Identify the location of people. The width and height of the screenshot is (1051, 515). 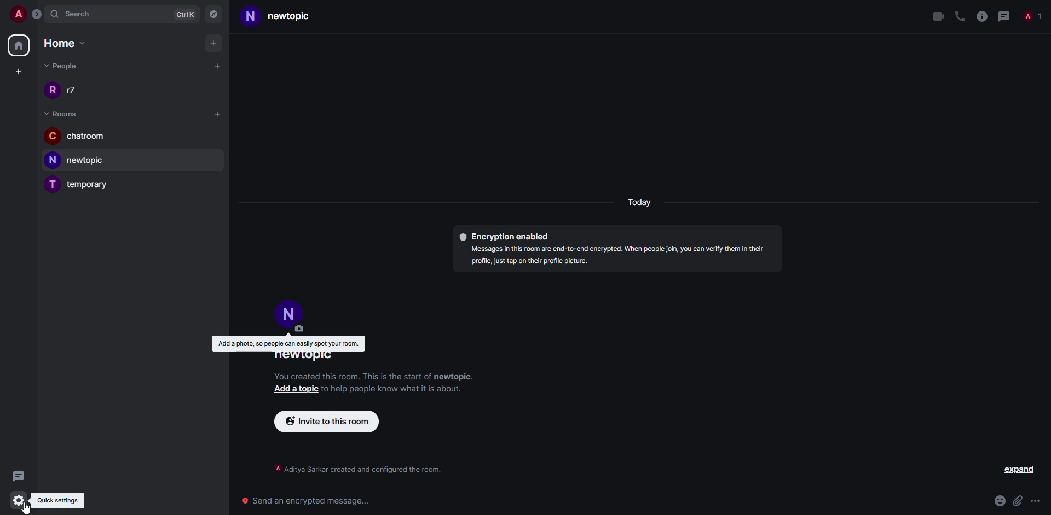
(1032, 16).